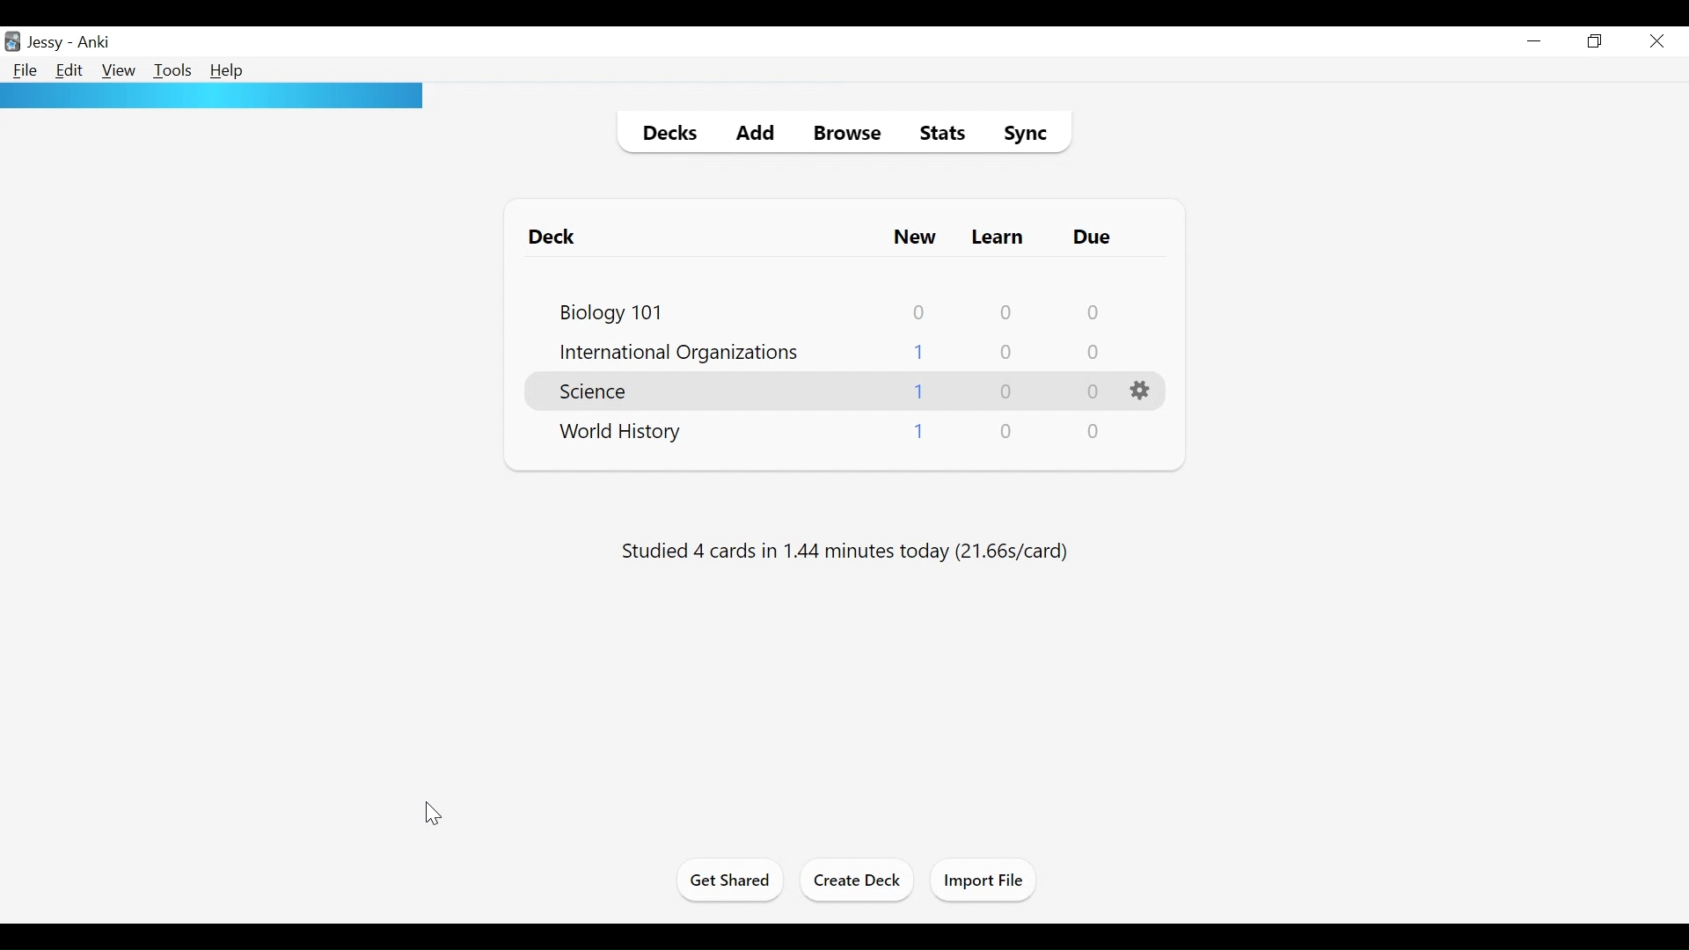  Describe the element at coordinates (1093, 352) in the screenshot. I see `Due Cards Count` at that location.